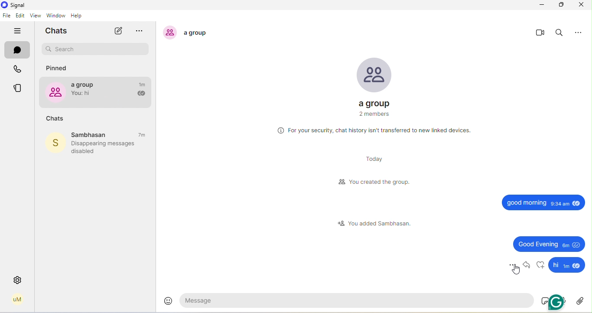 The height and width of the screenshot is (313, 592). I want to click on search bar, so click(96, 49).